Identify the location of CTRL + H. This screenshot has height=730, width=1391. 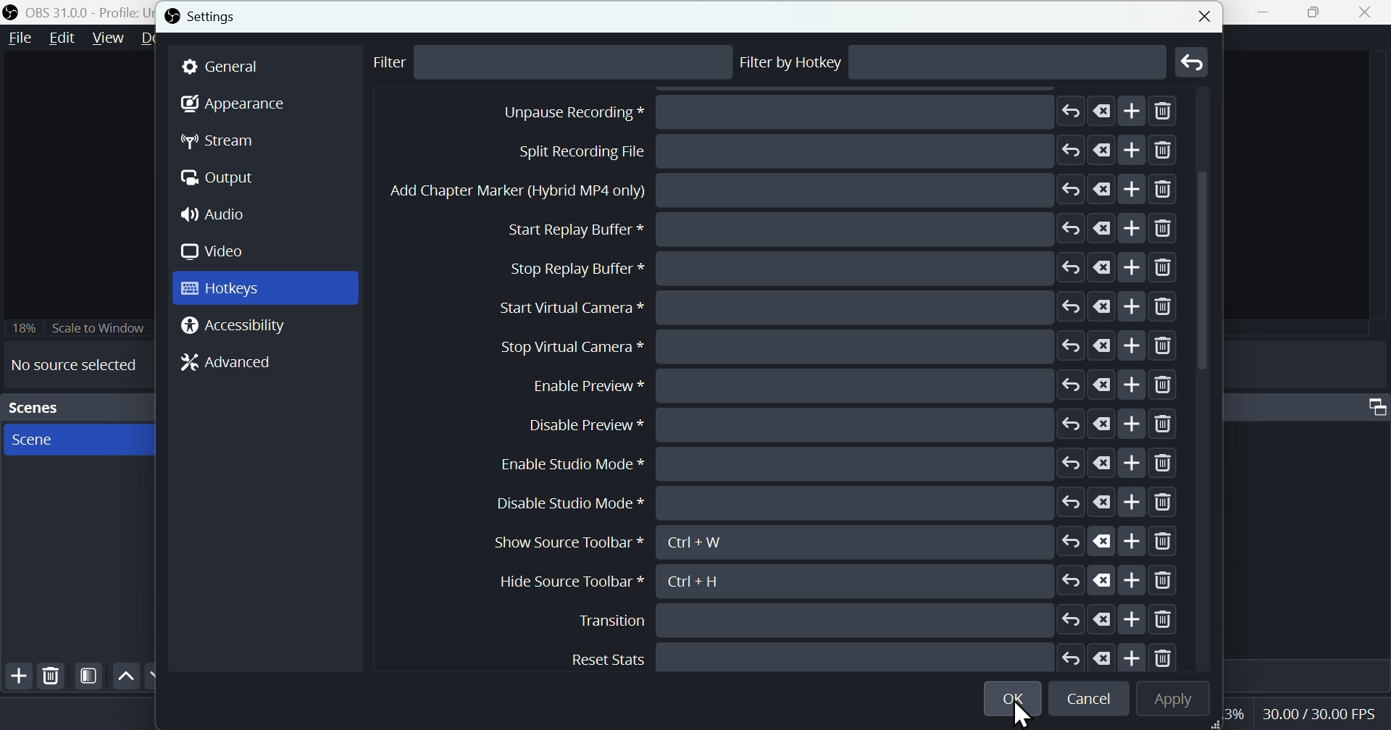
(708, 581).